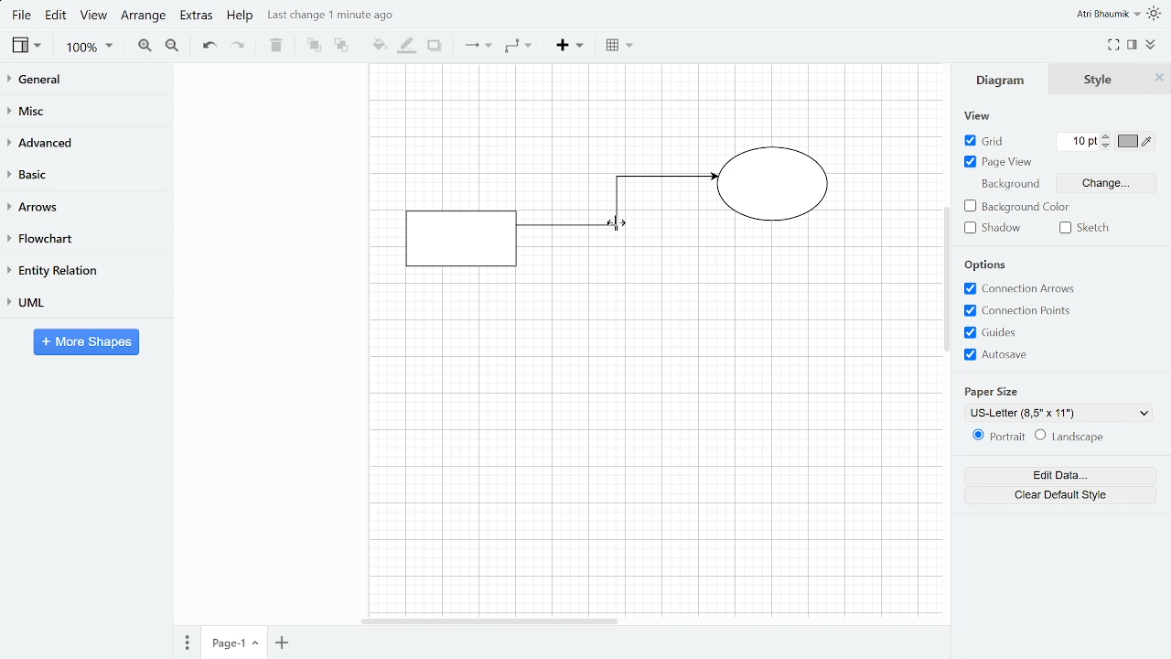  I want to click on view, so click(974, 114).